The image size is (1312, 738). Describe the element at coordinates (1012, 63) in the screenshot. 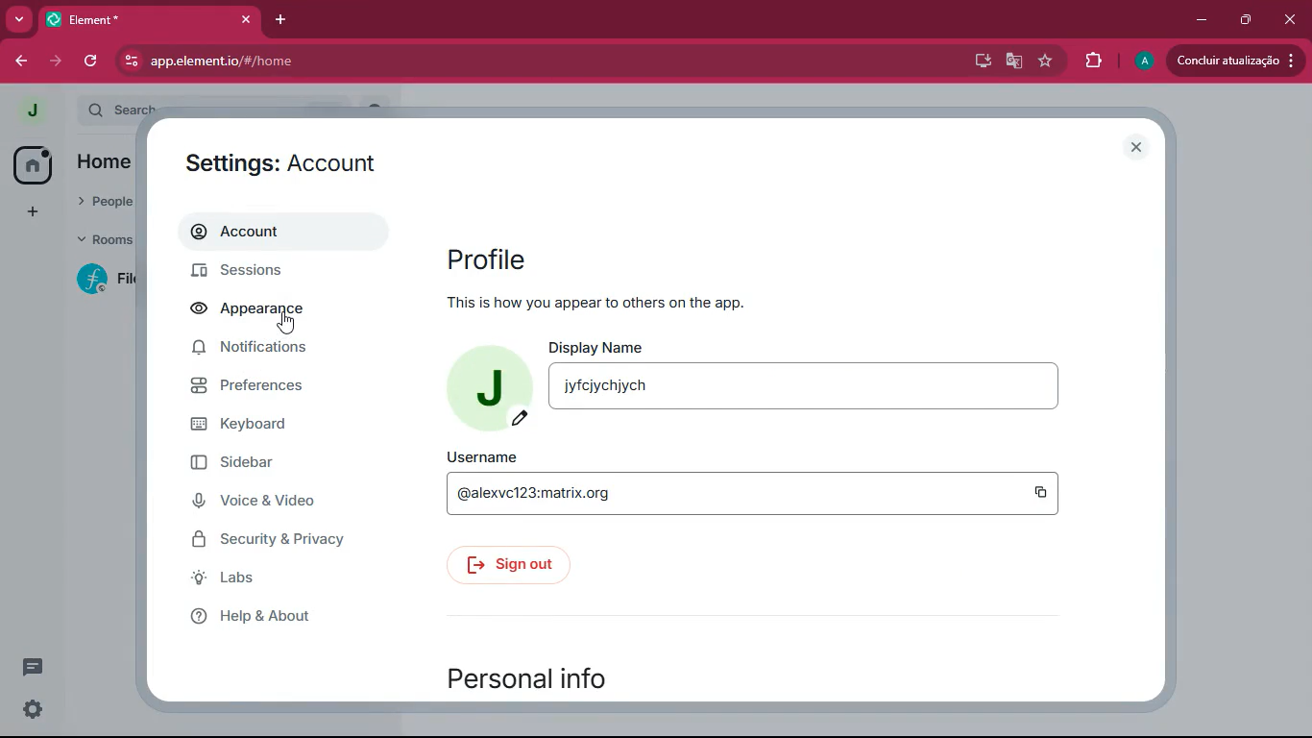

I see `google translate` at that location.